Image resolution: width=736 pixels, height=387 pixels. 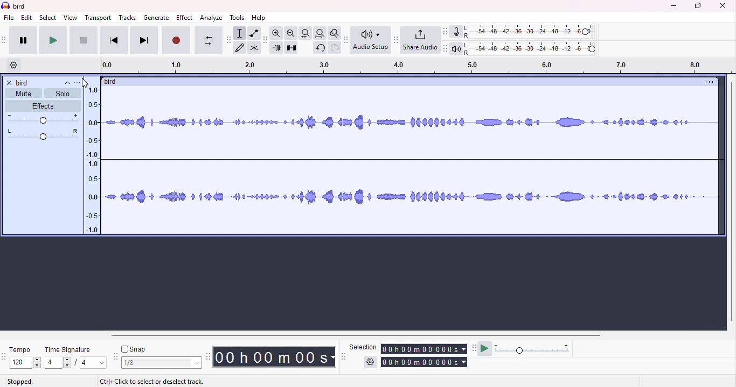 What do you see at coordinates (404, 335) in the screenshot?
I see `horizontal scroll bar` at bounding box center [404, 335].